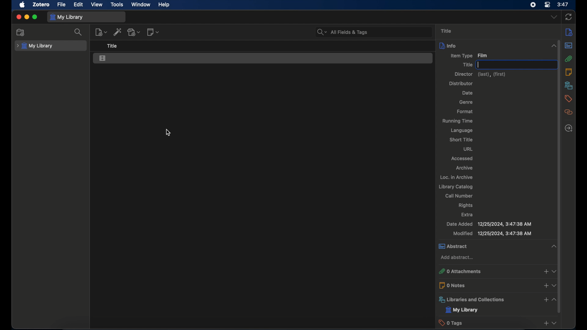 Image resolution: width=587 pixels, height=330 pixels. What do you see at coordinates (460, 196) in the screenshot?
I see `call number` at bounding box center [460, 196].